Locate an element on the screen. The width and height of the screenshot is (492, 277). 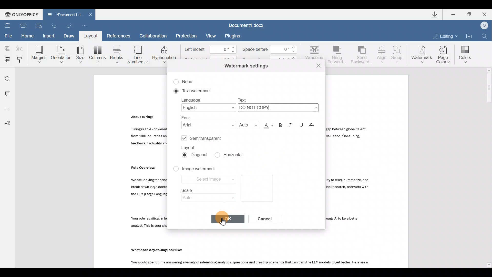
Image preview is located at coordinates (257, 189).